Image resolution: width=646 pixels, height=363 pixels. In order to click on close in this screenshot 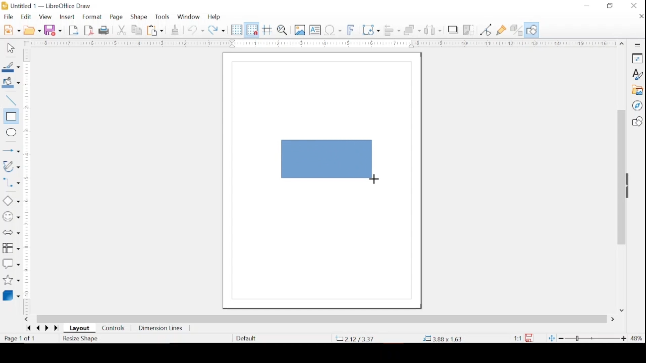, I will do `click(634, 6)`.